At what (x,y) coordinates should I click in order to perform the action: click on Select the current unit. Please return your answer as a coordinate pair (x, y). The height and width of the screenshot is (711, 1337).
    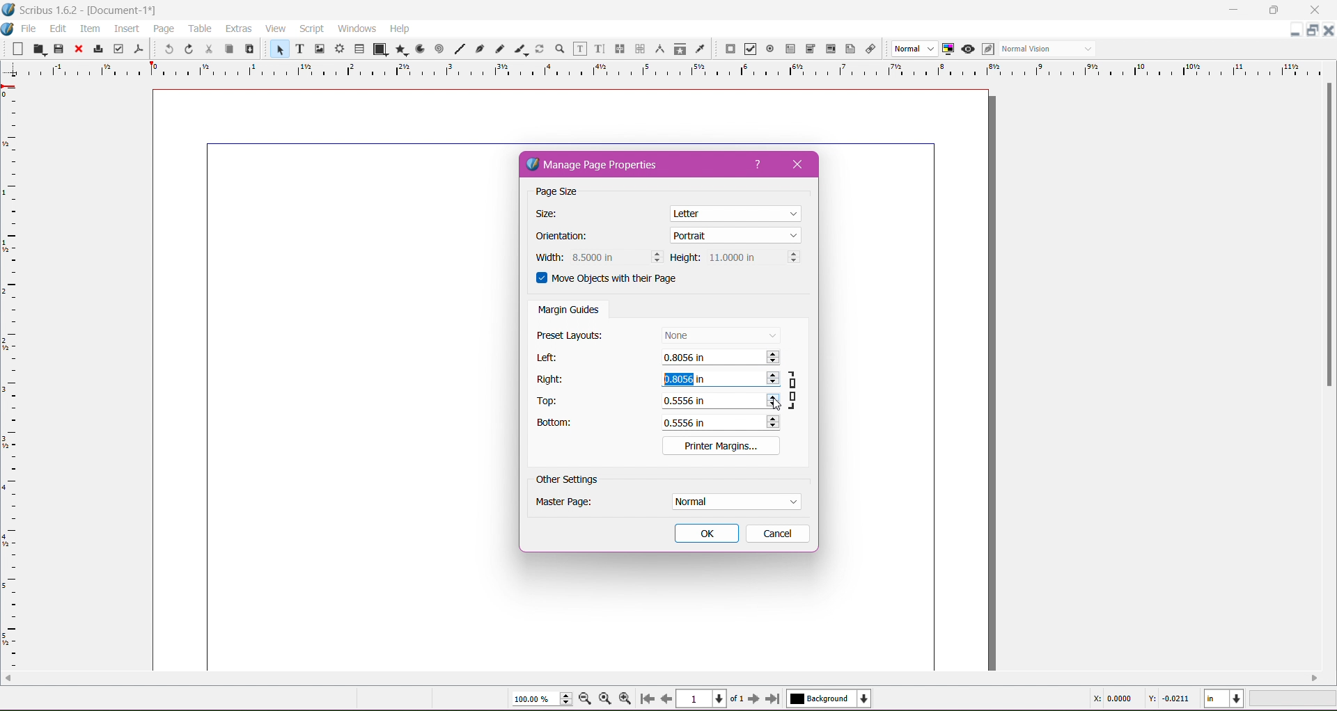
    Looking at the image, I should click on (1224, 699).